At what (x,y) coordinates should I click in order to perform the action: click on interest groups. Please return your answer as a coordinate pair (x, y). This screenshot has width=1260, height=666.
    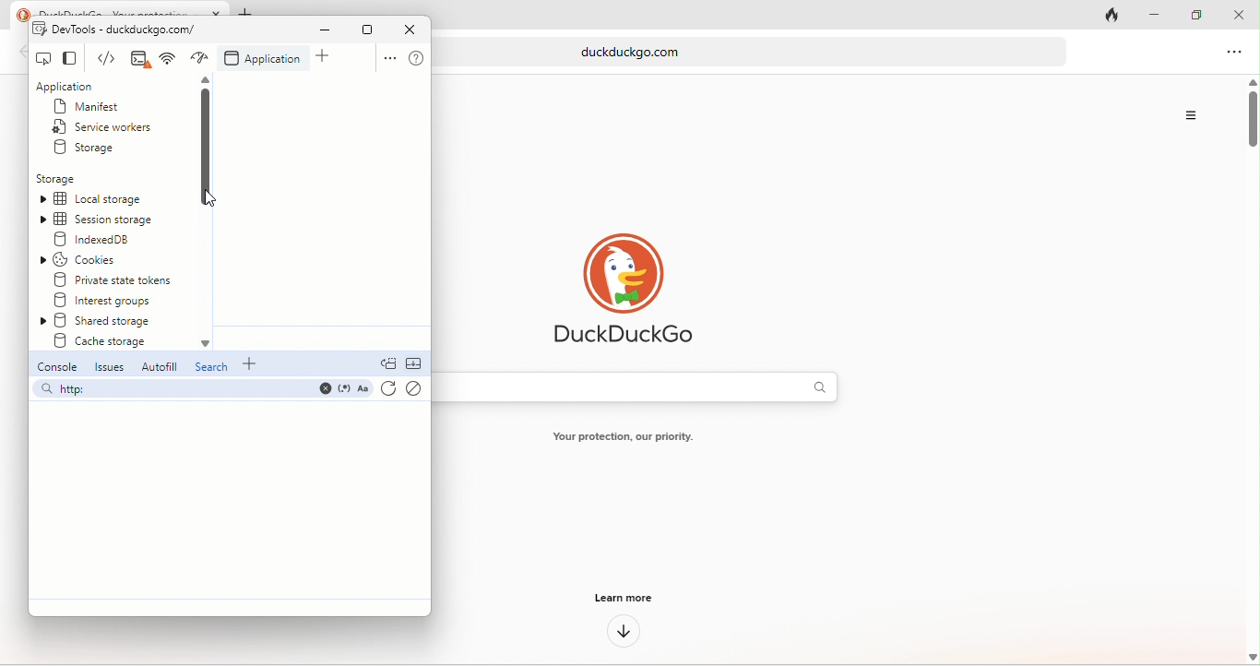
    Looking at the image, I should click on (107, 301).